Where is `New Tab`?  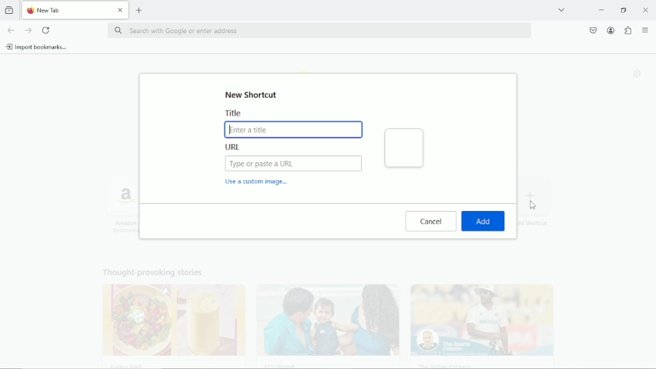
New Tab is located at coordinates (66, 10).